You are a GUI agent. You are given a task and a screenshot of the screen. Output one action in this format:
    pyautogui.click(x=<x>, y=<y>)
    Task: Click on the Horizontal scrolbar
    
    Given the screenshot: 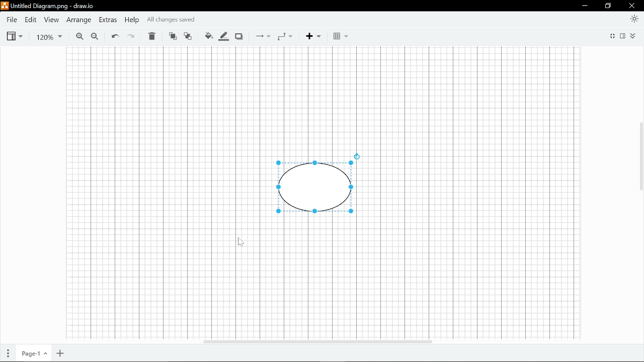 What is the action you would take?
    pyautogui.click(x=317, y=341)
    